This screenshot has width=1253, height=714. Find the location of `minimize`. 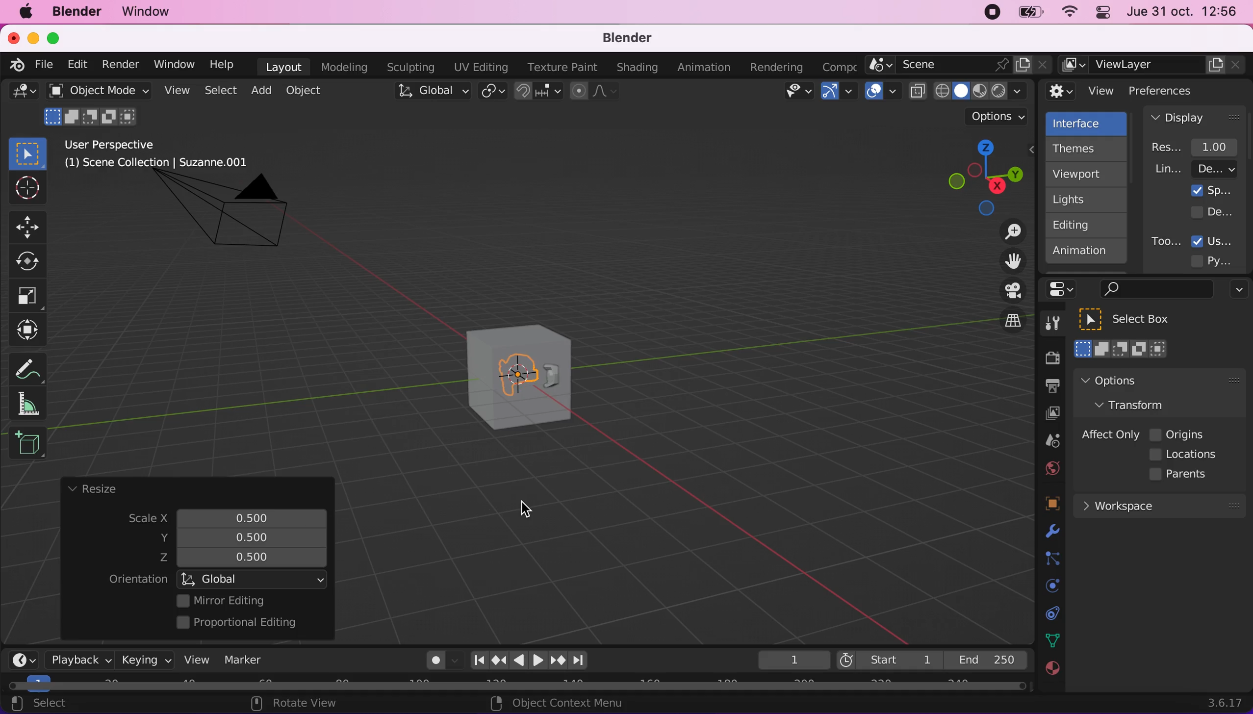

minimize is located at coordinates (31, 37).